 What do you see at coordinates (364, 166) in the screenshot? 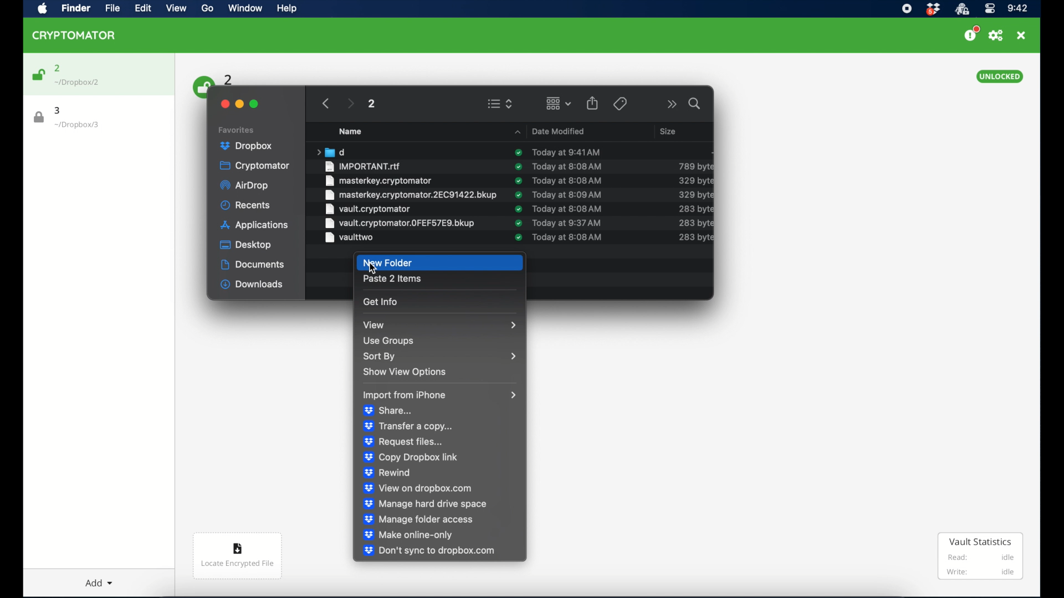
I see `important` at bounding box center [364, 166].